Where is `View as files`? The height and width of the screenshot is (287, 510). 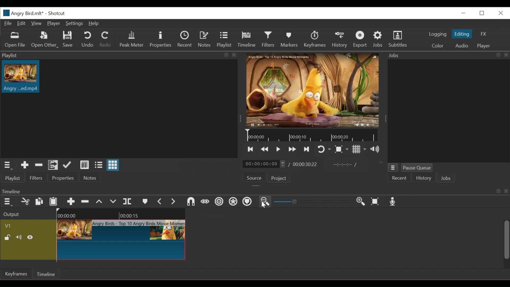
View as files is located at coordinates (98, 165).